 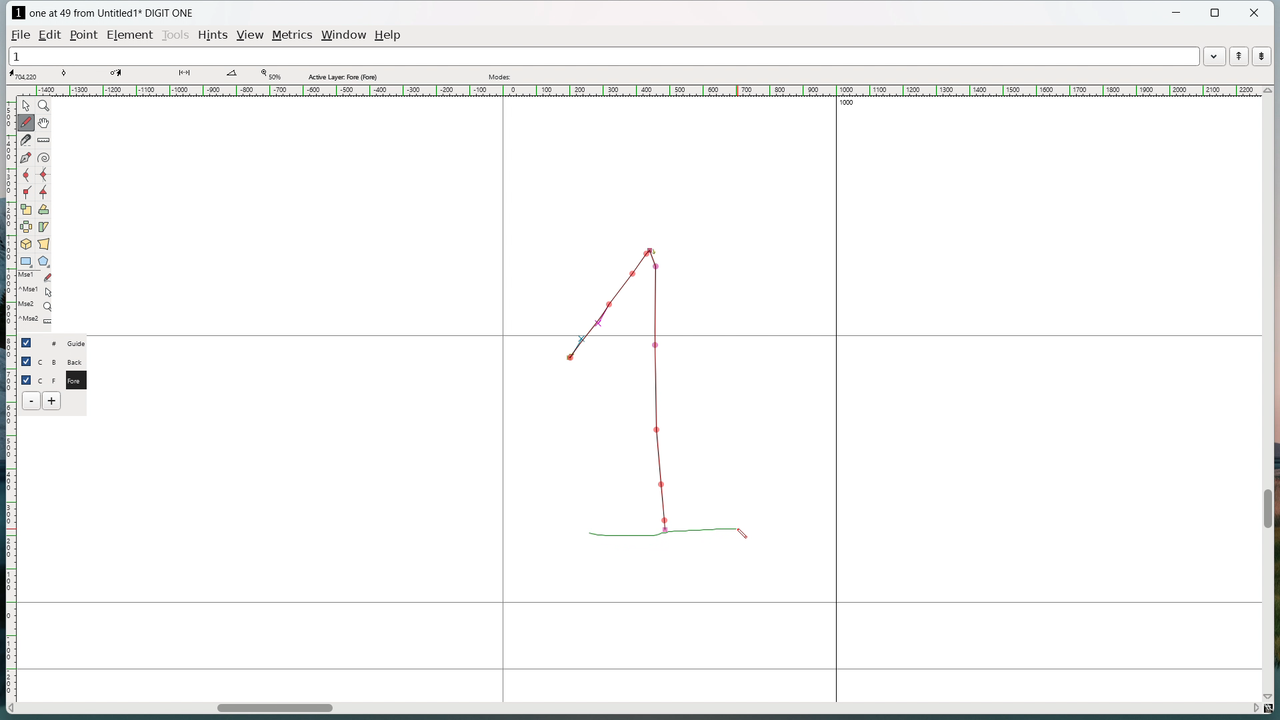 I want to click on show the previous word in the word list, so click(x=1239, y=56).